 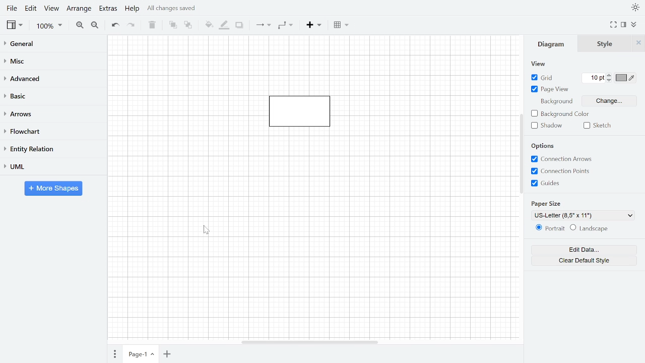 What do you see at coordinates (53, 113) in the screenshot?
I see `Arrows` at bounding box center [53, 113].